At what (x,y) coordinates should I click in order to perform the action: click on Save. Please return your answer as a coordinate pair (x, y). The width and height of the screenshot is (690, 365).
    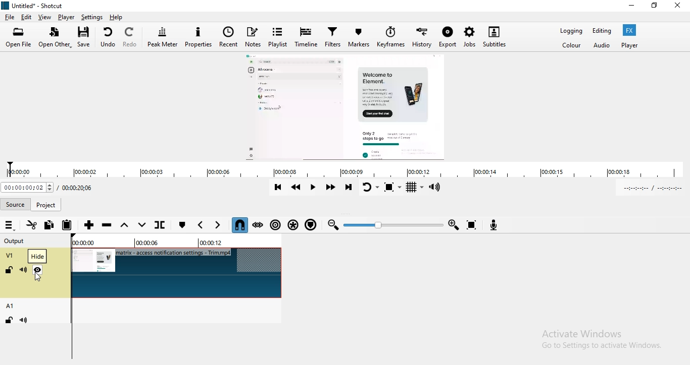
    Looking at the image, I should click on (86, 37).